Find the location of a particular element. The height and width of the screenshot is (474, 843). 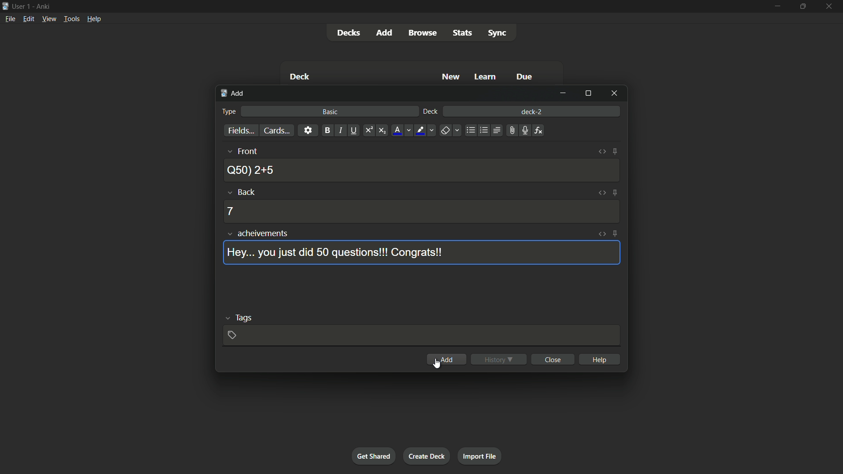

basic is located at coordinates (331, 111).